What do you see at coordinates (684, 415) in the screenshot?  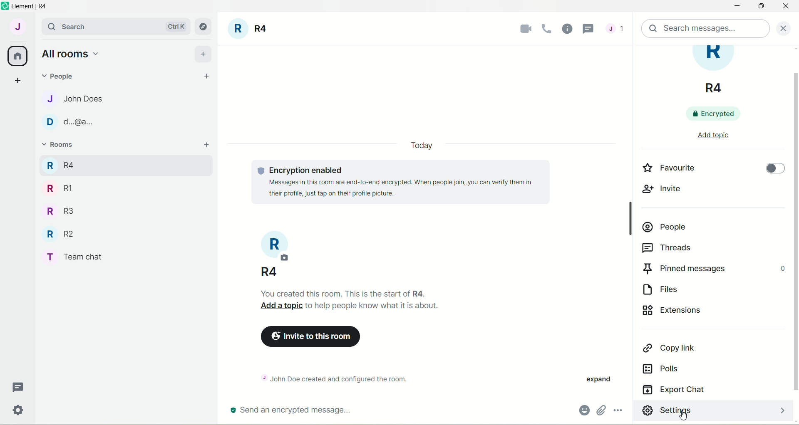 I see `cursor` at bounding box center [684, 415].